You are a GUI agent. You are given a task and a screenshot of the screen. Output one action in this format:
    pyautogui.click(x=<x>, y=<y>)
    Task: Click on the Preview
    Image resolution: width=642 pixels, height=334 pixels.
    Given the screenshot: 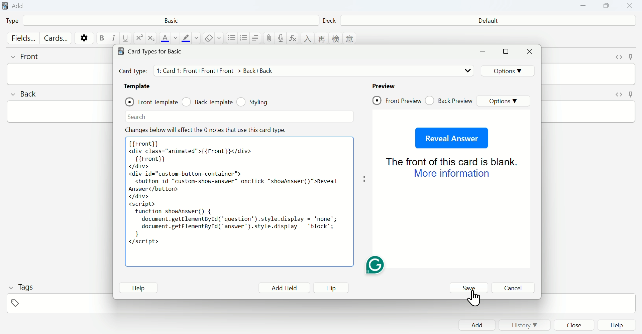 What is the action you would take?
    pyautogui.click(x=384, y=86)
    